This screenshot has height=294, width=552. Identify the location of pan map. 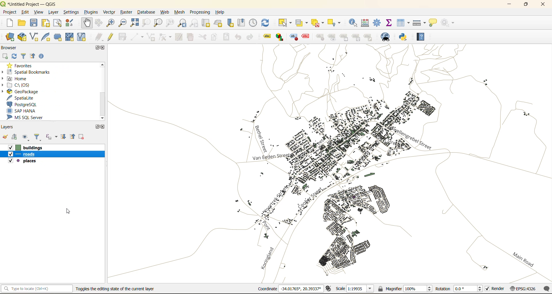
(86, 22).